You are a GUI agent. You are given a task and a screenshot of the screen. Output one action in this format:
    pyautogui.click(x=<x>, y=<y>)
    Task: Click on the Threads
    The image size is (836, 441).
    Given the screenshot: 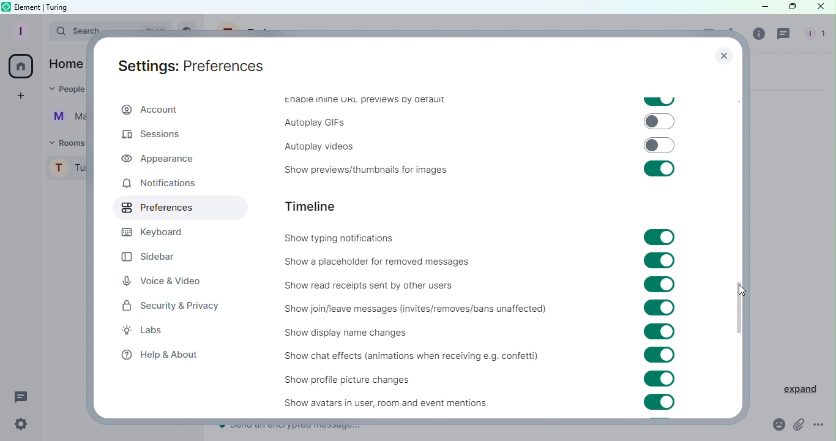 What is the action you would take?
    pyautogui.click(x=785, y=36)
    